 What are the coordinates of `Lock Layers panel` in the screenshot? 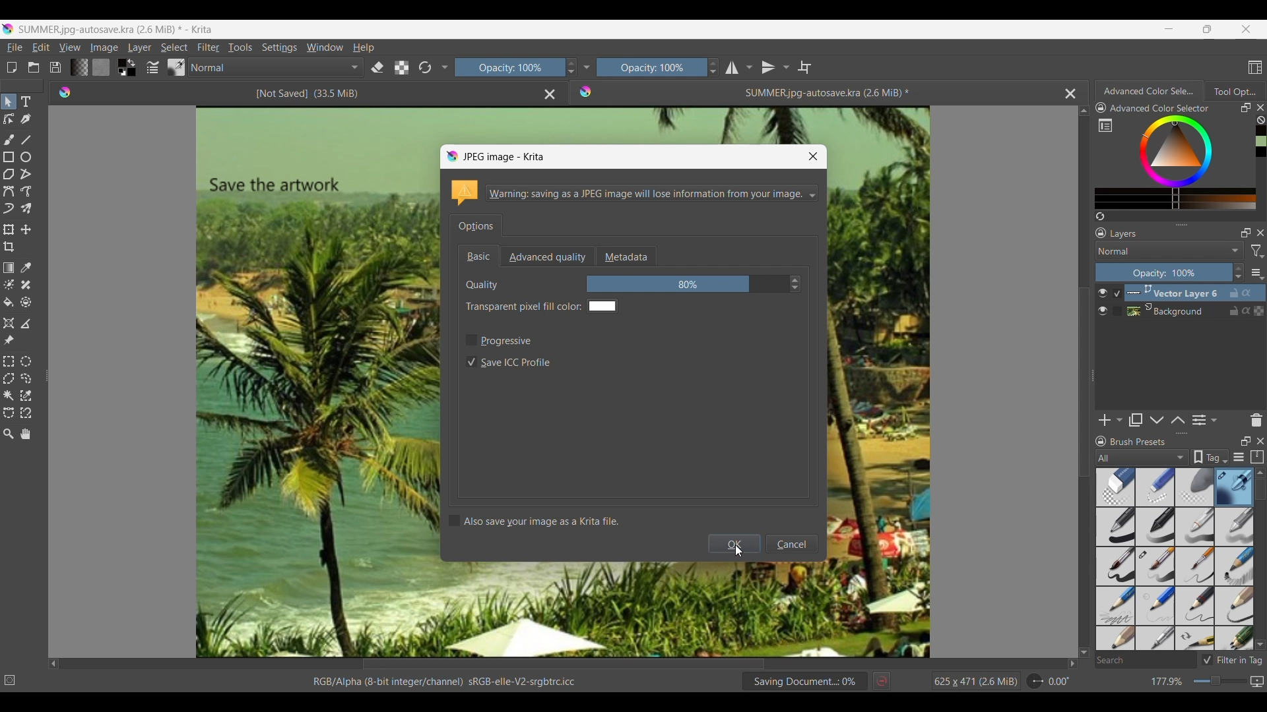 It's located at (1101, 233).